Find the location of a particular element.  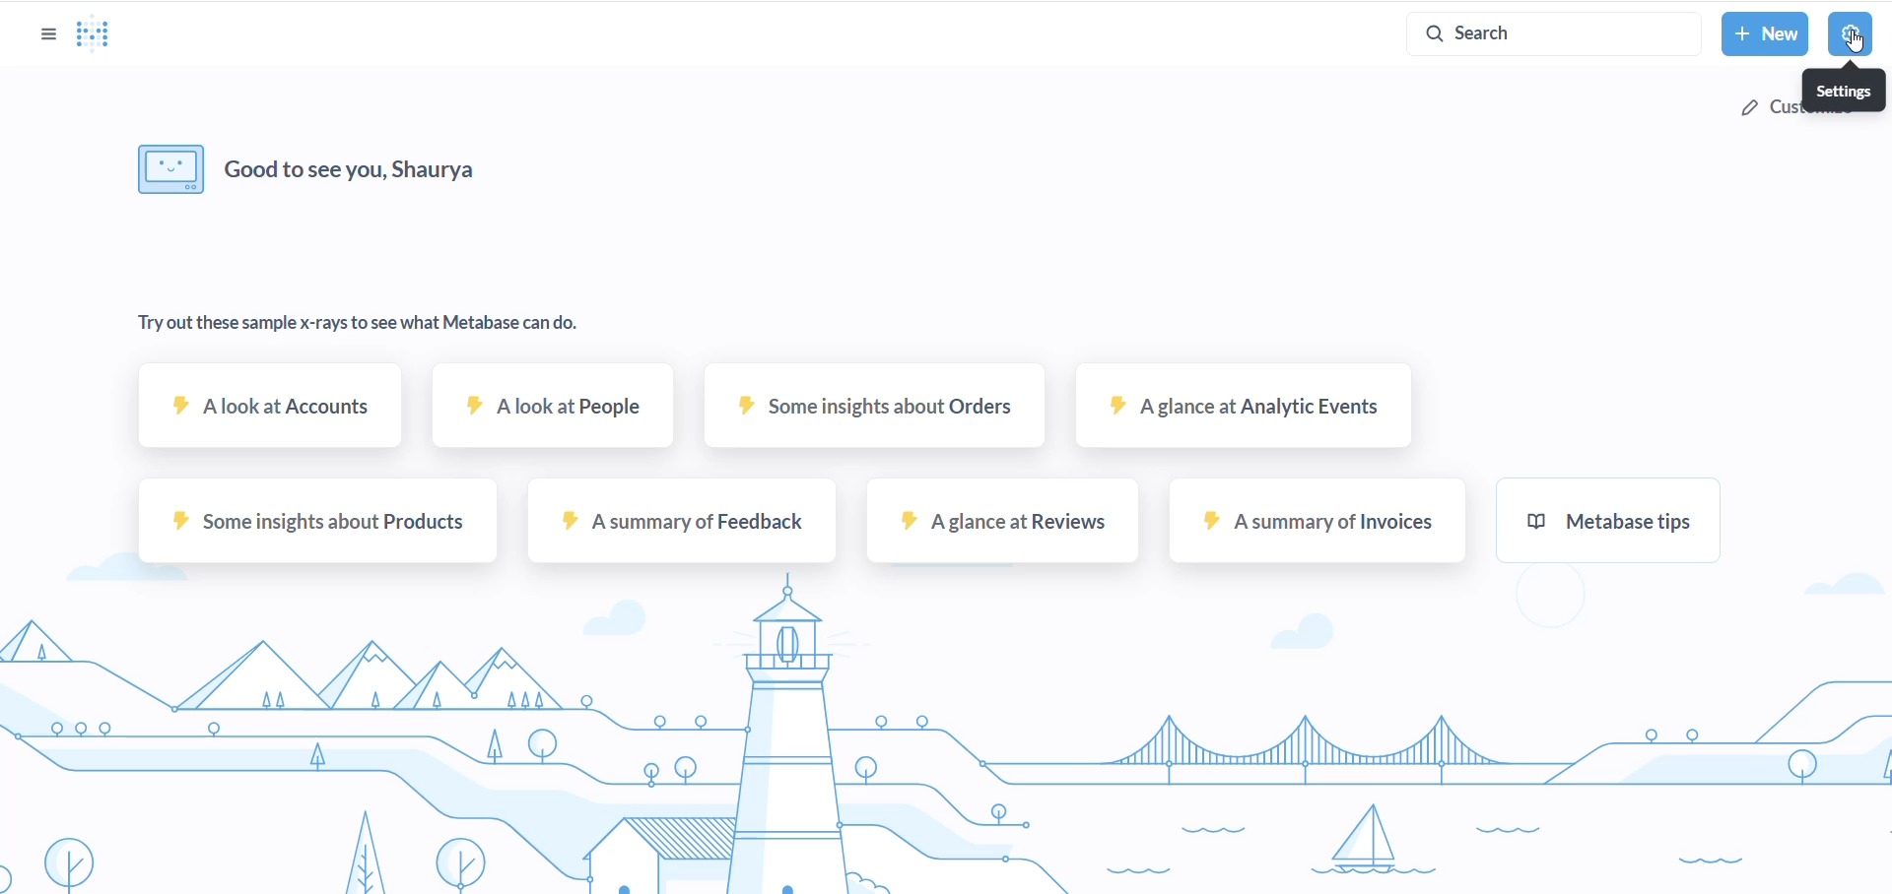

A look at accounts is located at coordinates (273, 415).